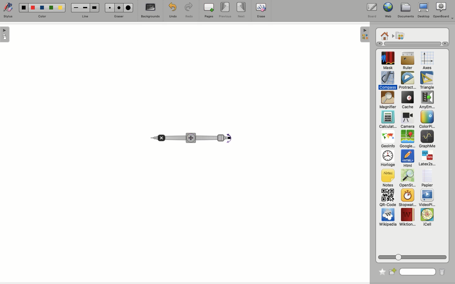 This screenshot has width=455, height=284. What do you see at coordinates (409, 44) in the screenshot?
I see `Scroll` at bounding box center [409, 44].